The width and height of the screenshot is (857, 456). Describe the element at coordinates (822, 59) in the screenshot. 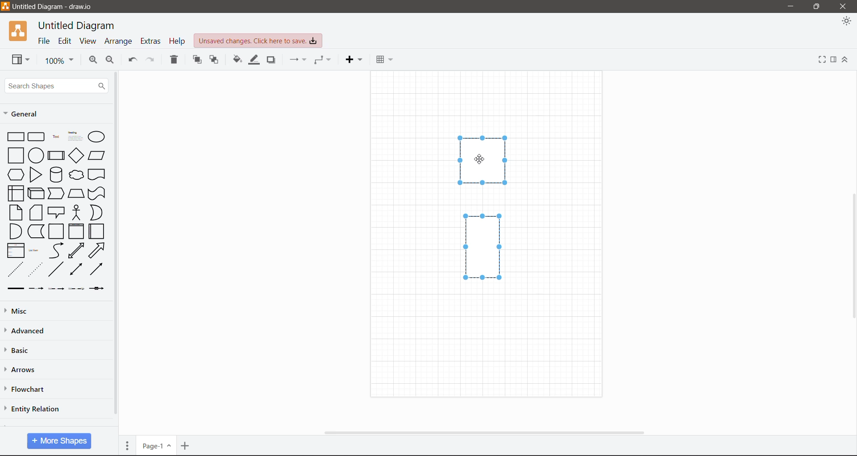

I see `Fullscreen` at that location.